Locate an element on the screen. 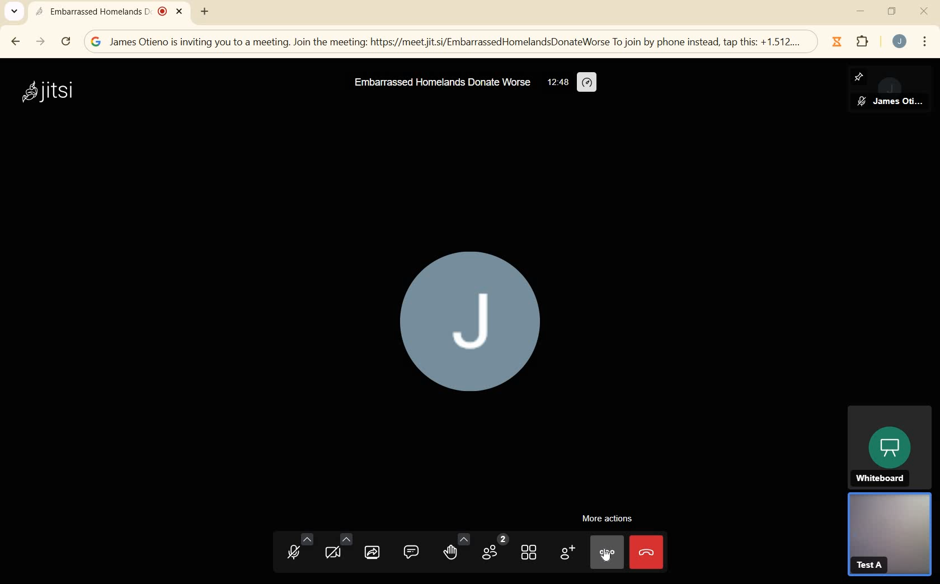 This screenshot has height=584, width=940. leave meeting is located at coordinates (648, 554).